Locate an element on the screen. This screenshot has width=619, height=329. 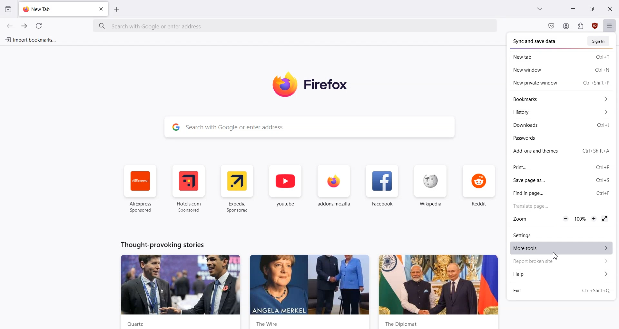
Shortcut key is located at coordinates (602, 70).